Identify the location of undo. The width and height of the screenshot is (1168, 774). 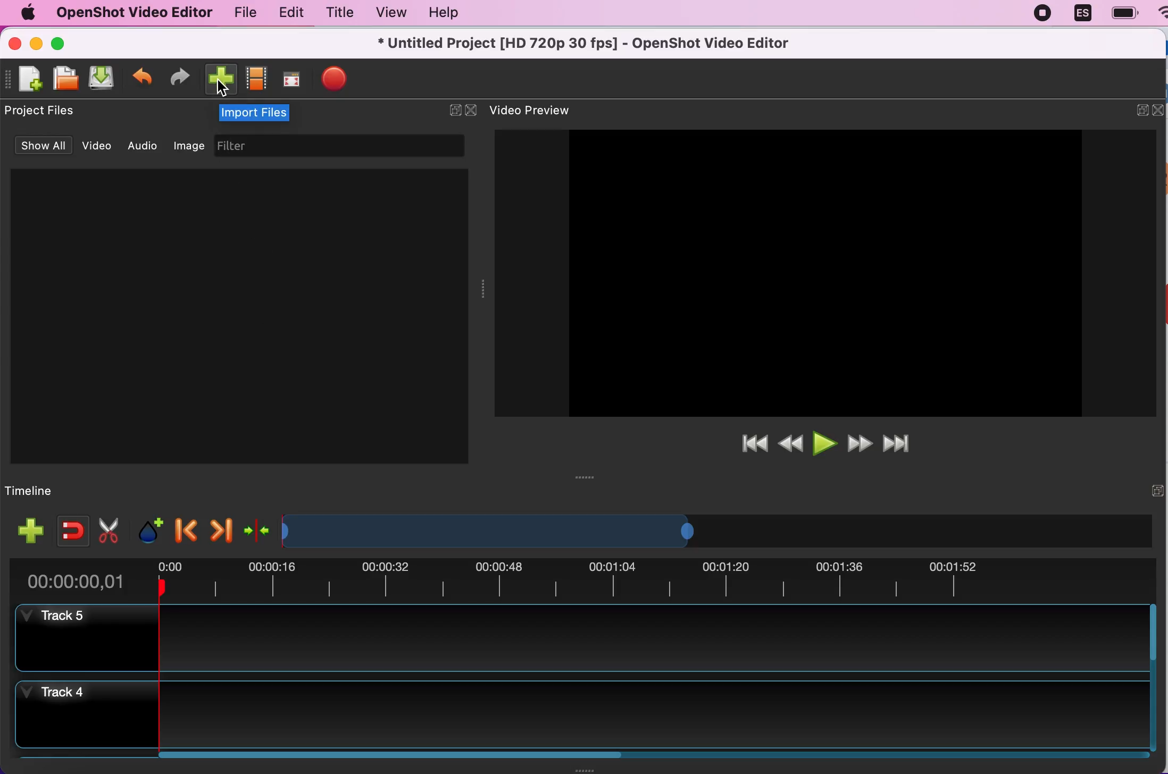
(143, 80).